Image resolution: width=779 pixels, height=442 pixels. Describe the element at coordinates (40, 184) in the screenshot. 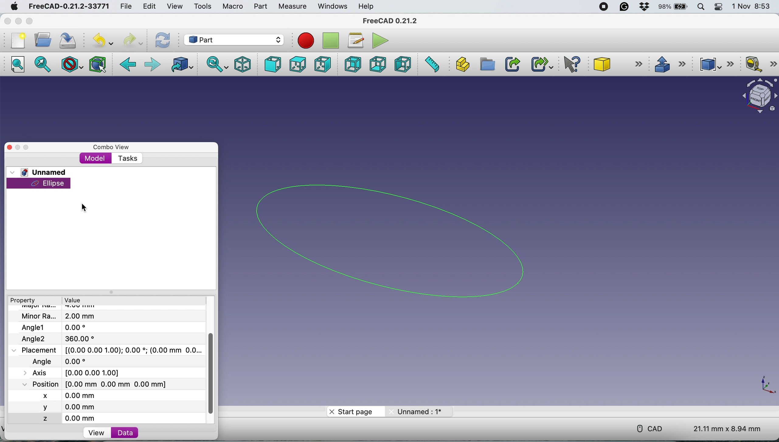

I see `ellipse selected` at that location.